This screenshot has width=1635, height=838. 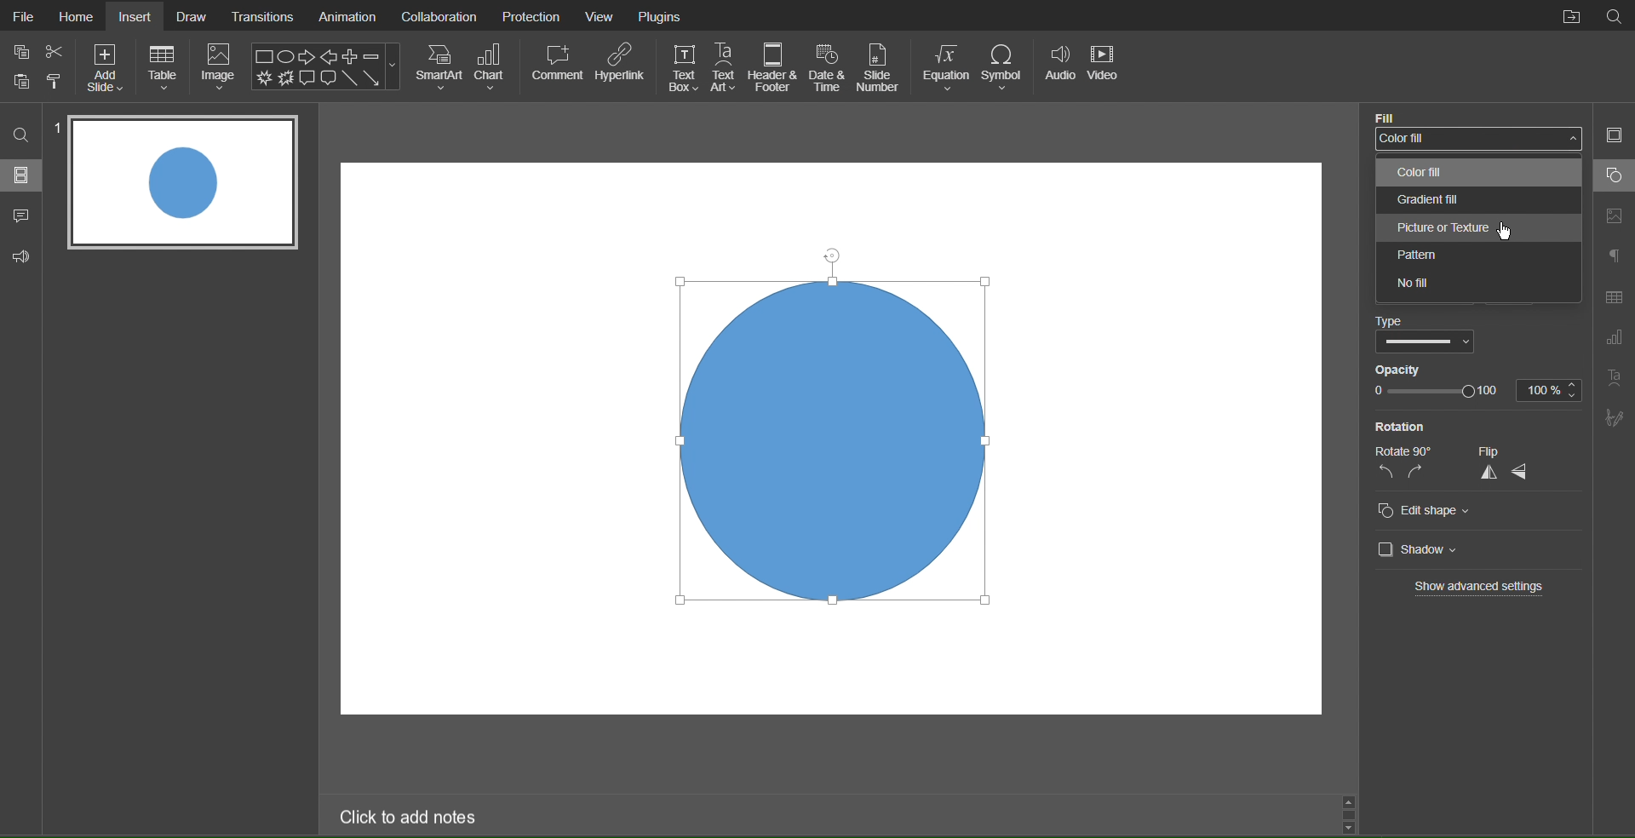 I want to click on Shadow, so click(x=1422, y=551).